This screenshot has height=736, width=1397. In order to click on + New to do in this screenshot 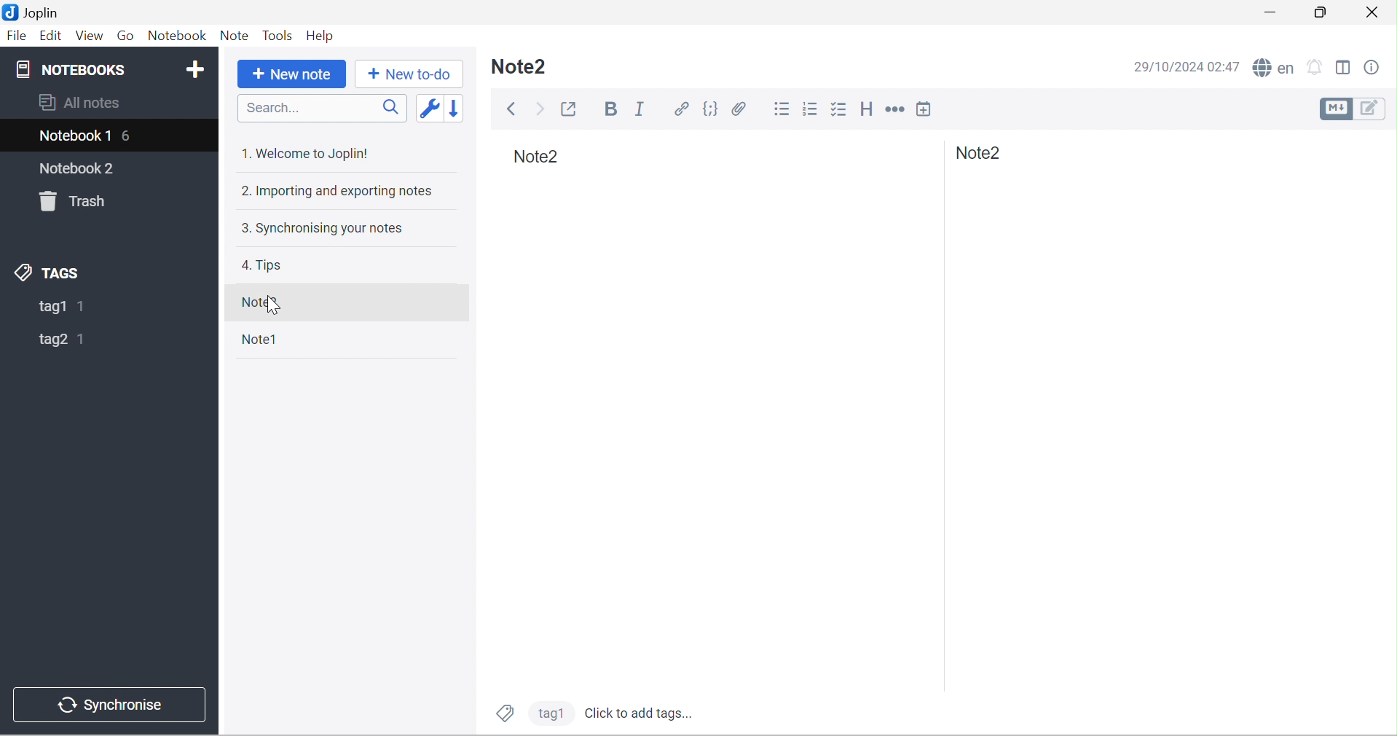, I will do `click(409, 76)`.